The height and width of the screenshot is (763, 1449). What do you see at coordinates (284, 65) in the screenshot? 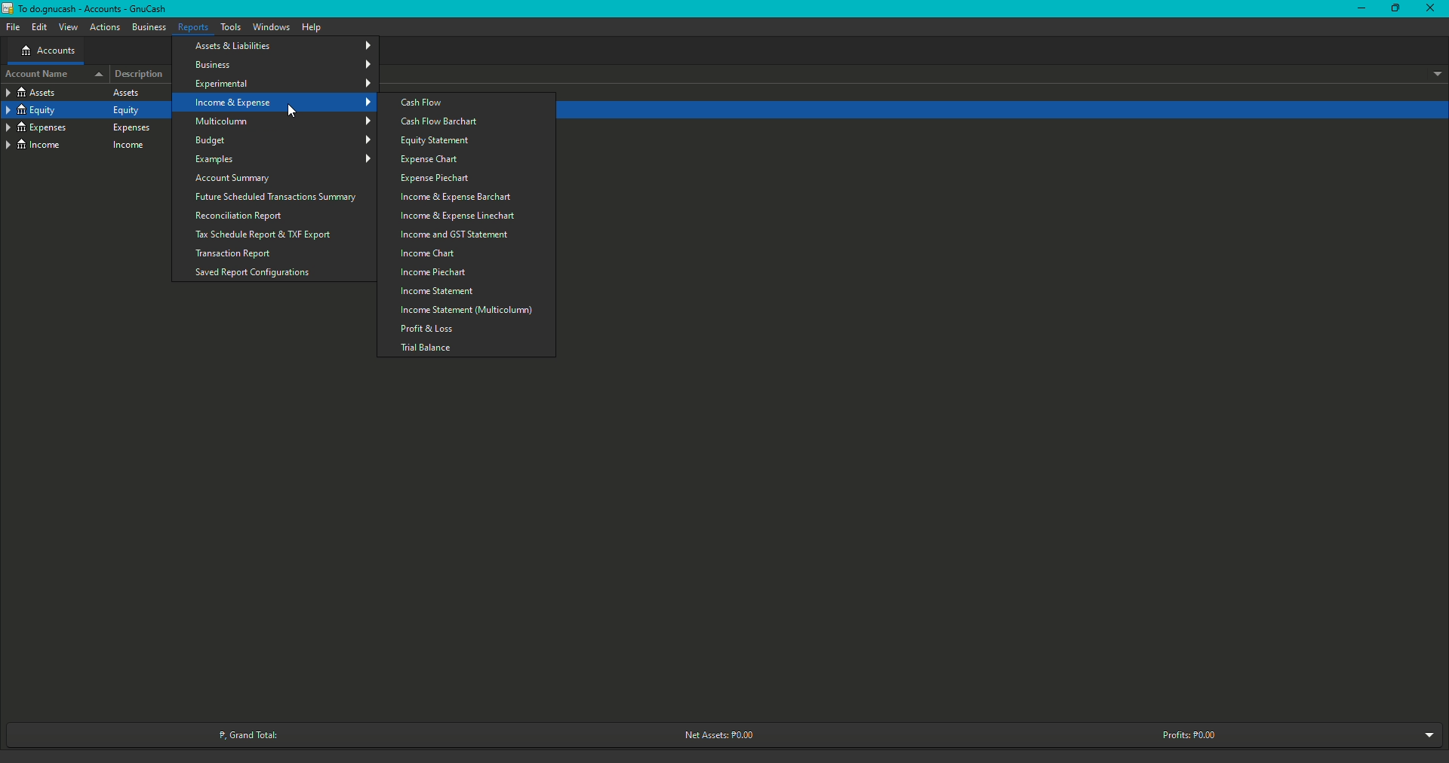
I see `Business` at bounding box center [284, 65].